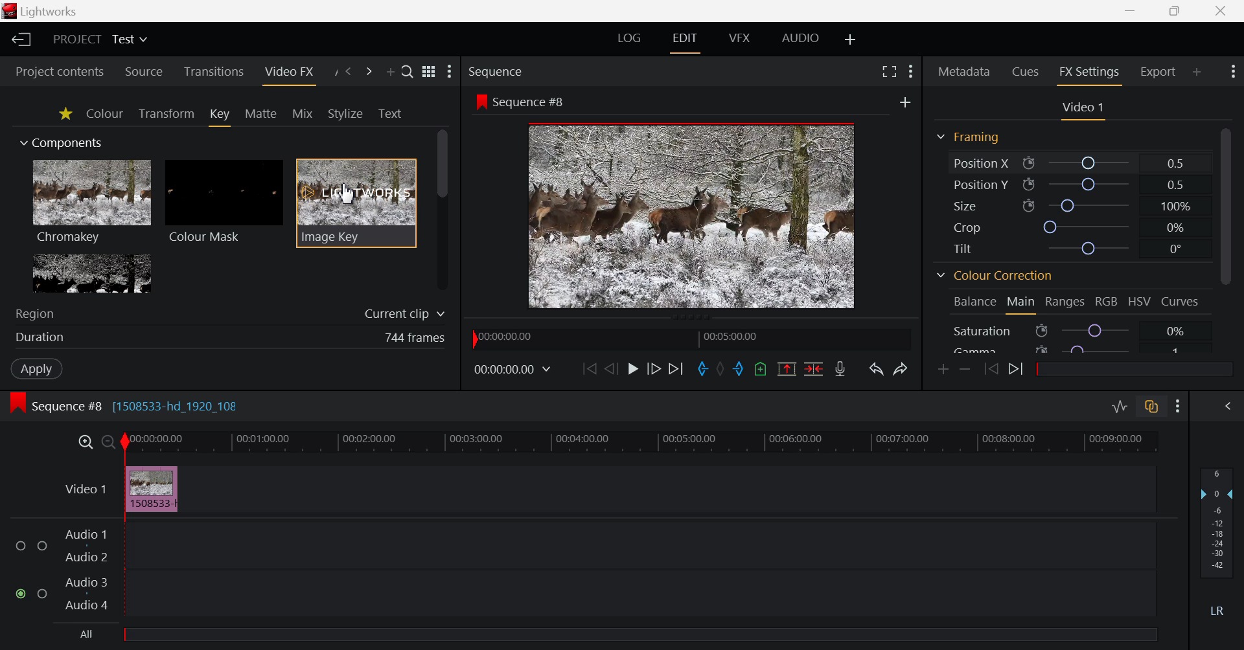  Describe the element at coordinates (734, 337) in the screenshot. I see `00:05:00.00` at that location.